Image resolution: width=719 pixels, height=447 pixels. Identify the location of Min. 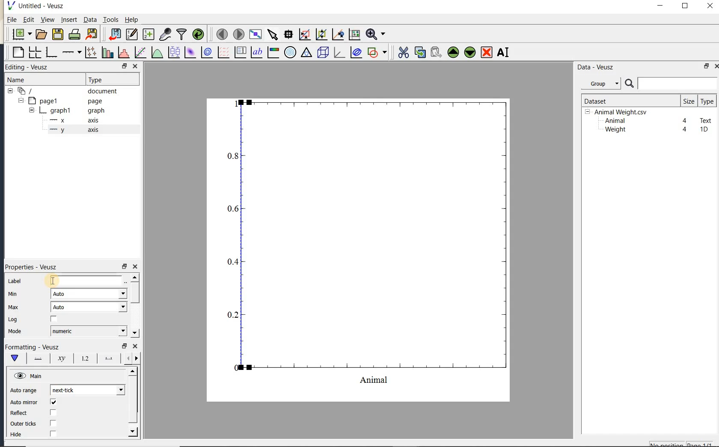
(14, 294).